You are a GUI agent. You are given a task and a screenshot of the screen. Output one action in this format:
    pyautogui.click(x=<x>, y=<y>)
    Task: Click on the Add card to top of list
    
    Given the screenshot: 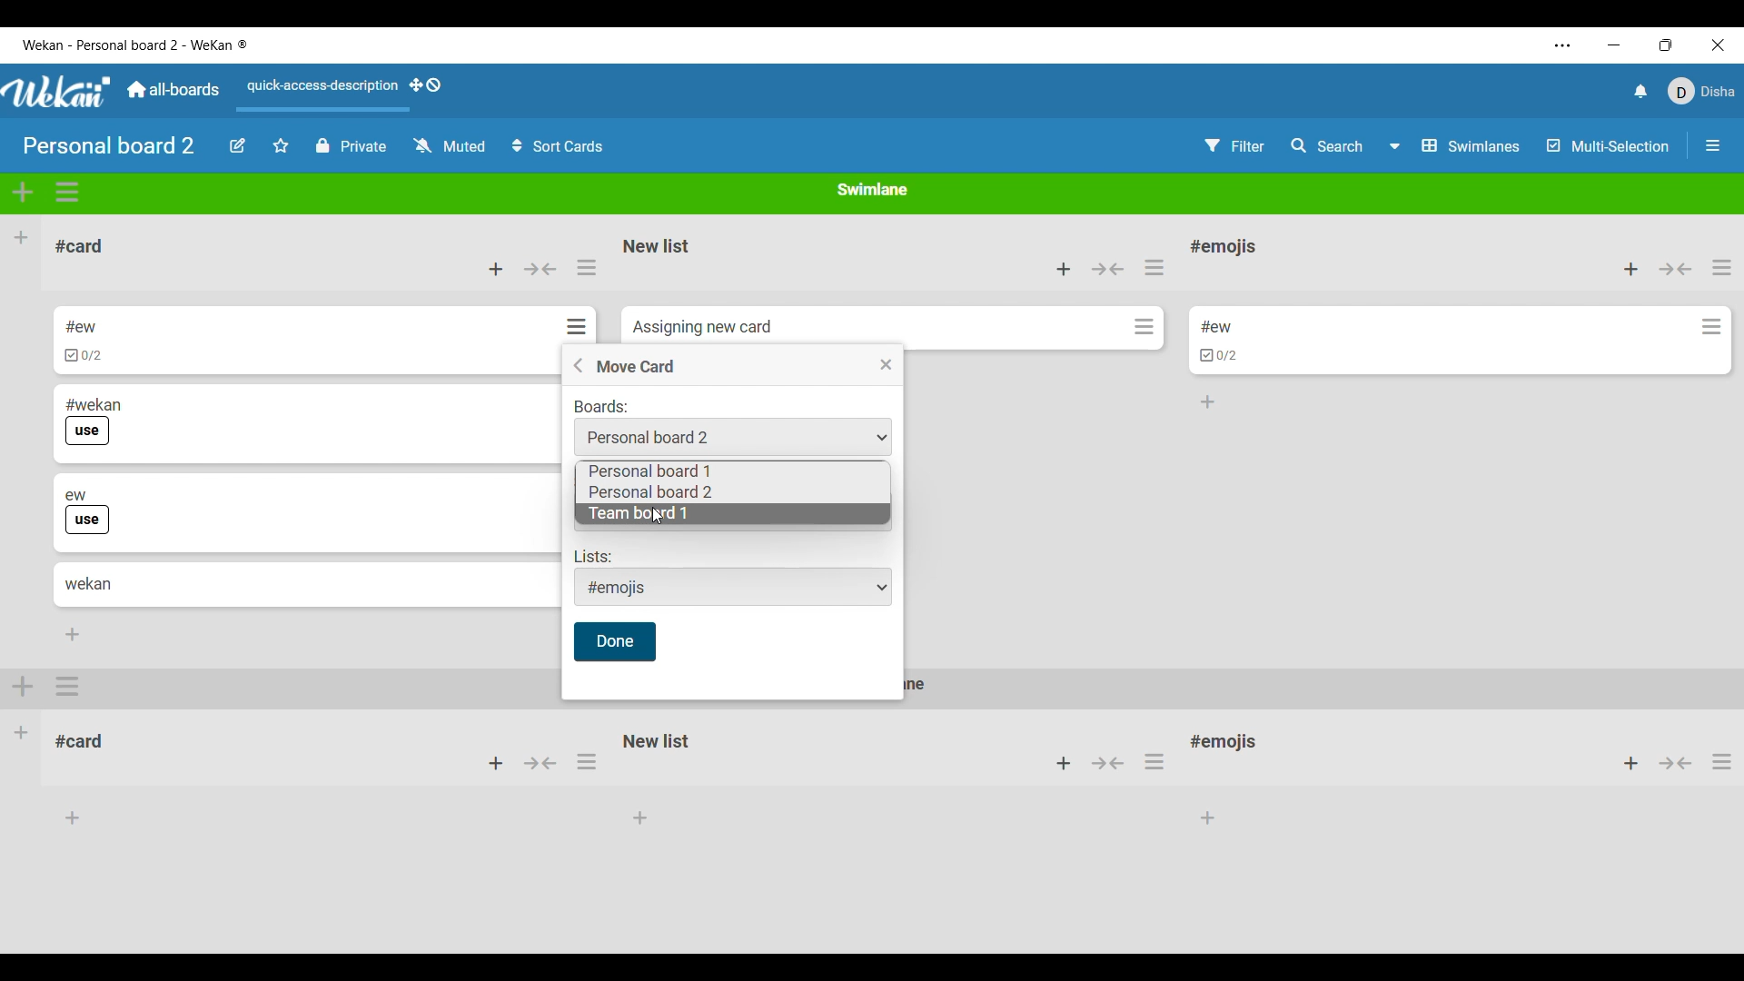 What is the action you would take?
    pyautogui.click(x=1631, y=270)
    